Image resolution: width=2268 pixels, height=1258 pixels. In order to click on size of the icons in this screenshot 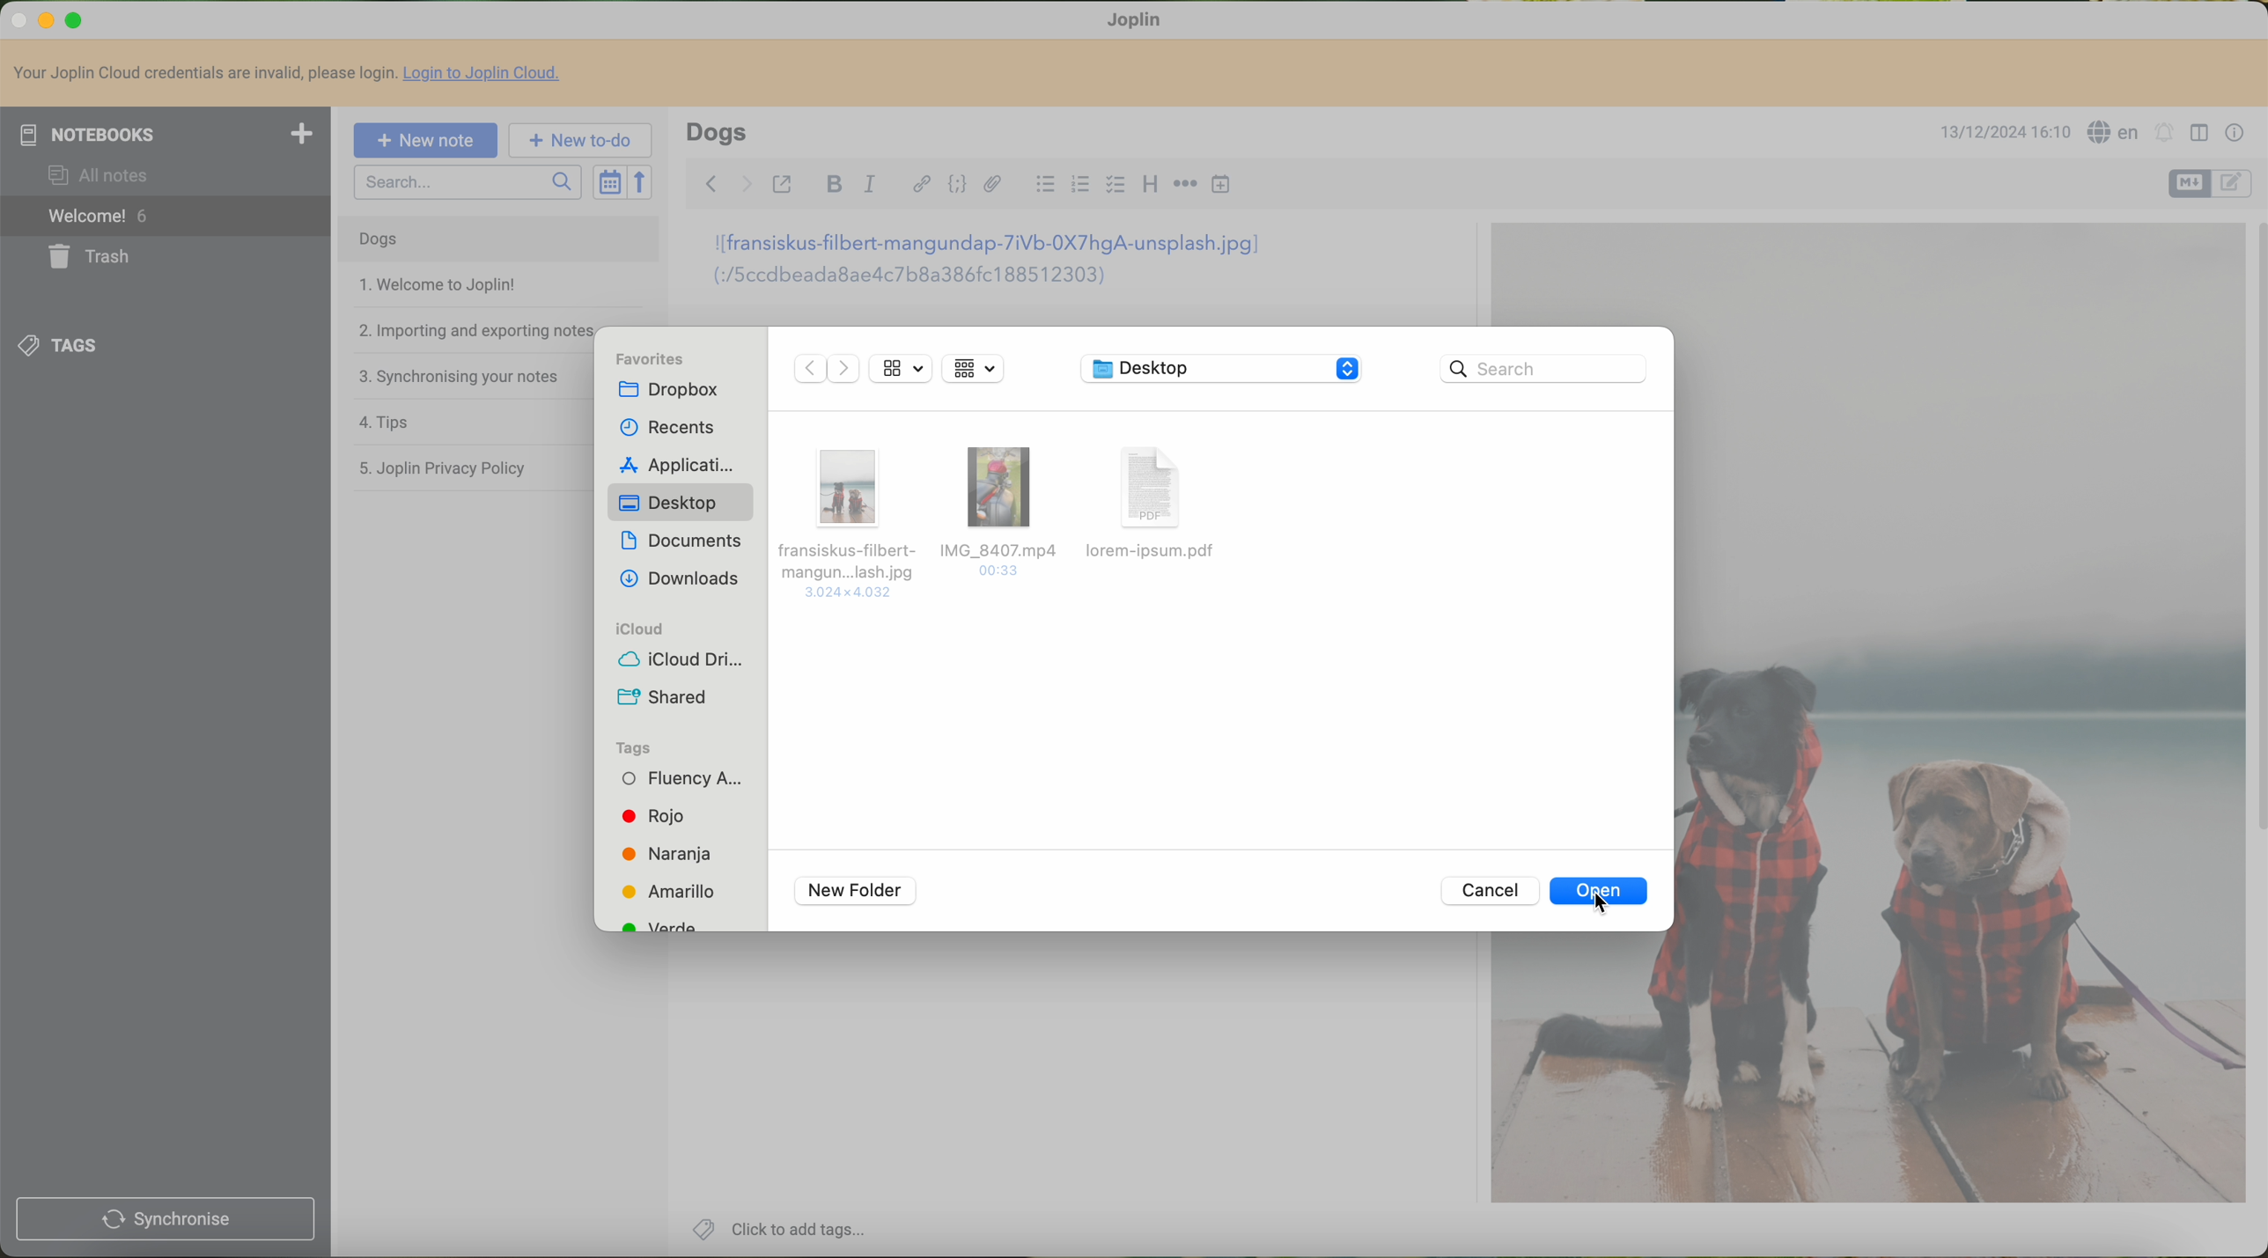, I will do `click(902, 366)`.